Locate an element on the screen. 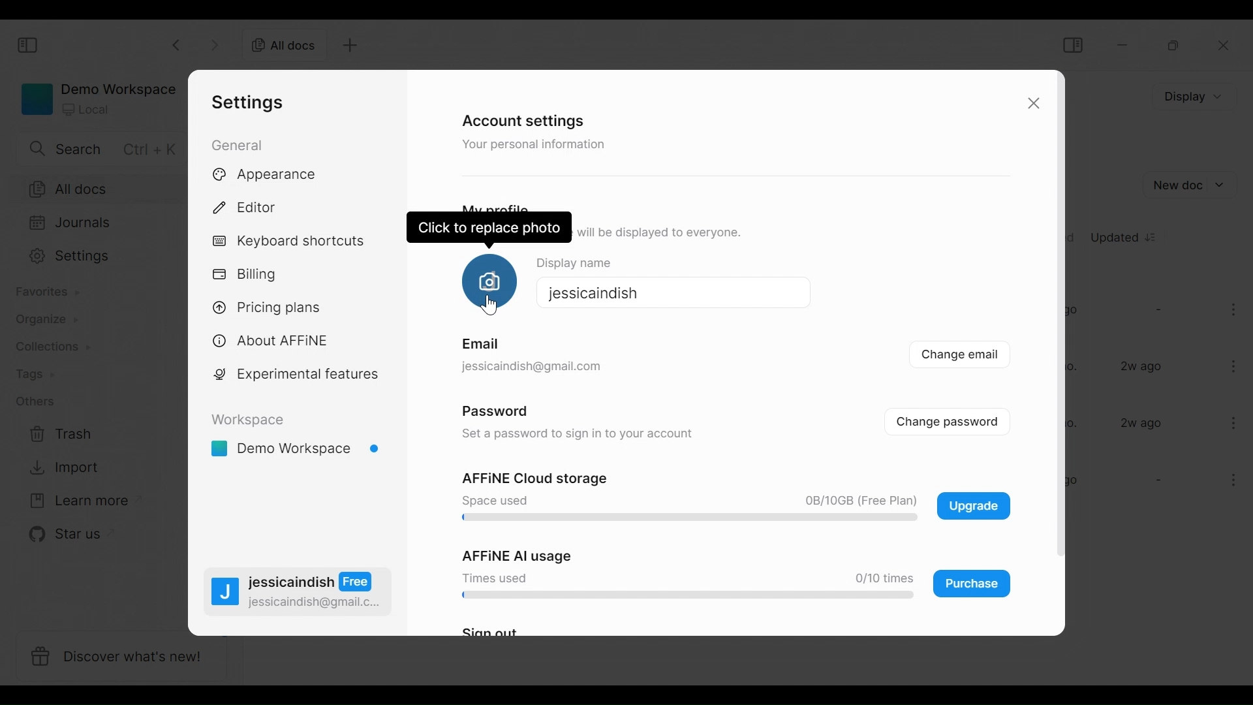  Favorites is located at coordinates (50, 292).